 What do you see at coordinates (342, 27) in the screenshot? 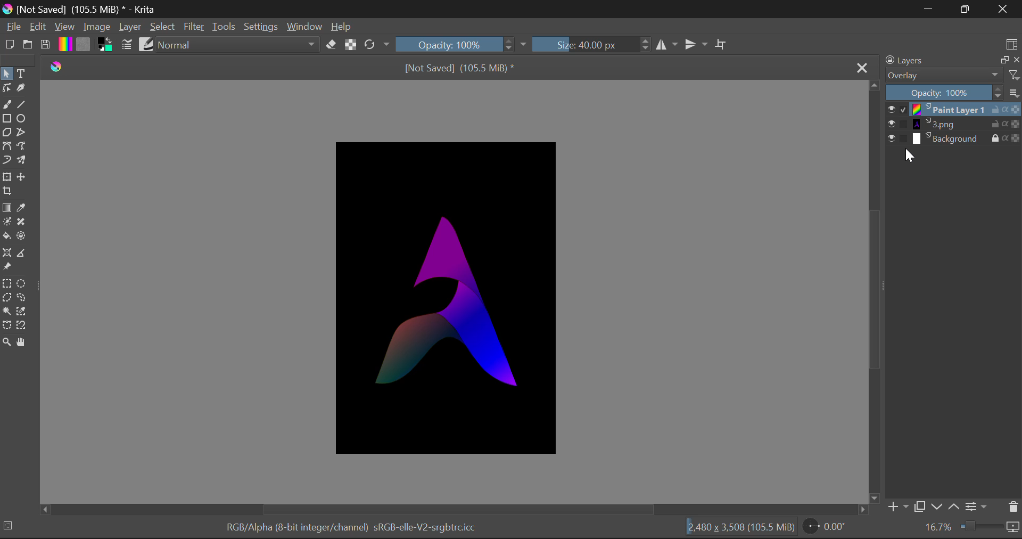
I see `Help` at bounding box center [342, 27].